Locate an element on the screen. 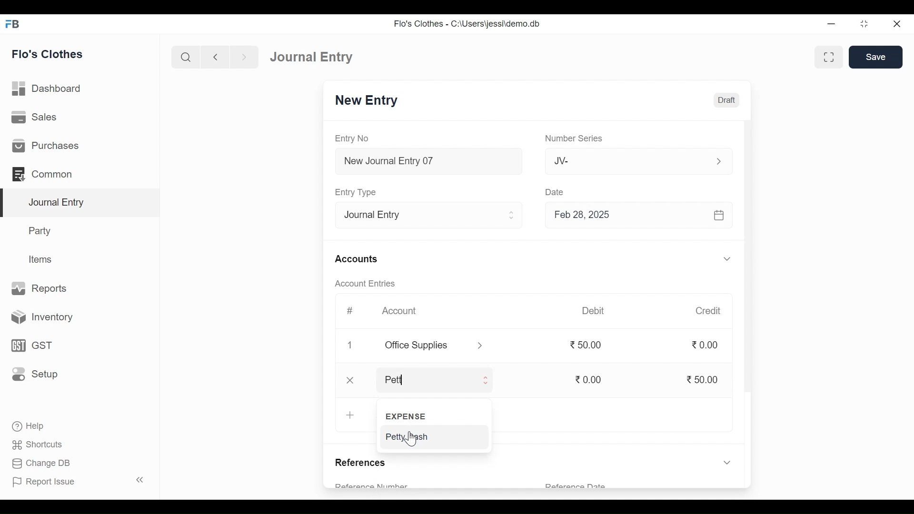  Account Entries is located at coordinates (365, 283).